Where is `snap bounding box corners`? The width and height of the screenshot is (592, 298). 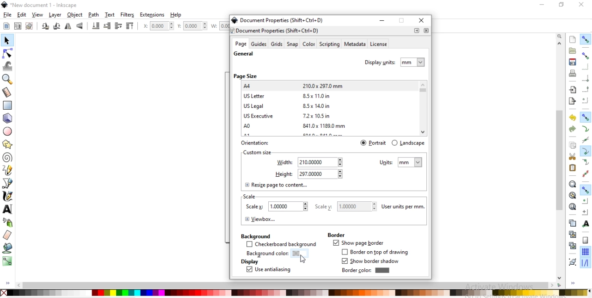
snap bounding box corners is located at coordinates (586, 78).